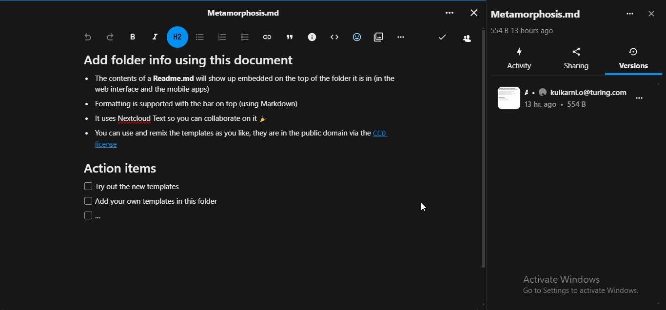 The image size is (666, 310). What do you see at coordinates (132, 37) in the screenshot?
I see `bold` at bounding box center [132, 37].